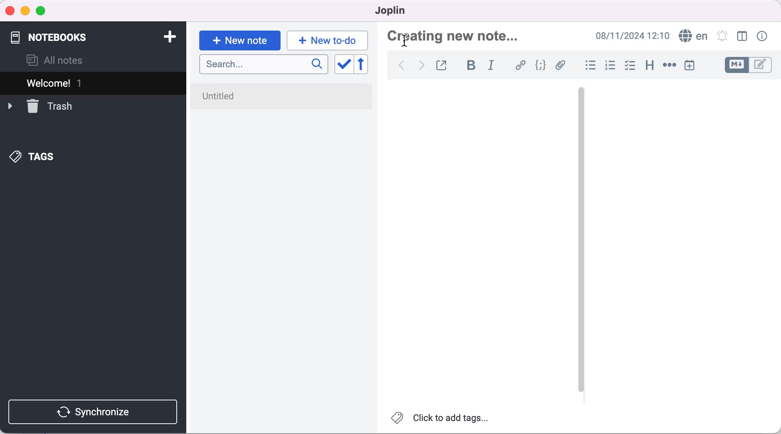 Image resolution: width=781 pixels, height=434 pixels. Describe the element at coordinates (168, 36) in the screenshot. I see `add notebook` at that location.